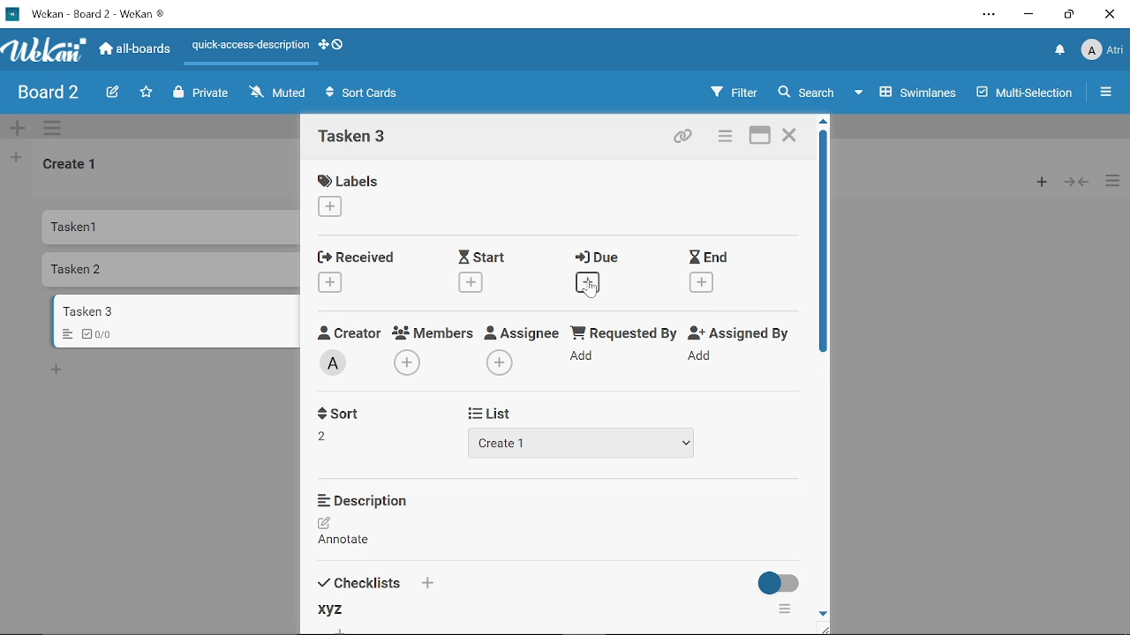  I want to click on Open /close sidebar, so click(1105, 93).